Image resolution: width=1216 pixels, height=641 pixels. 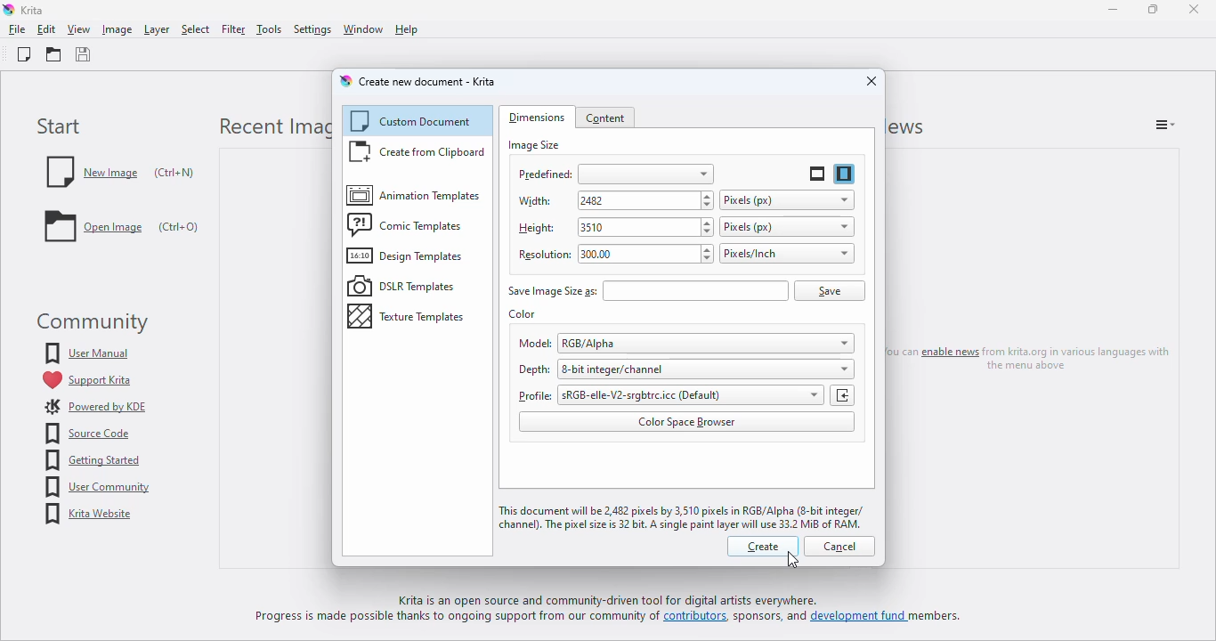 What do you see at coordinates (533, 145) in the screenshot?
I see `image size` at bounding box center [533, 145].